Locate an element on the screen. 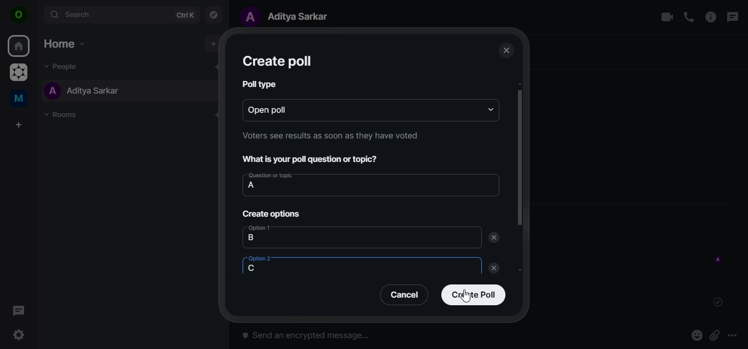 The width and height of the screenshot is (748, 349). send an encrypted message is located at coordinates (366, 339).